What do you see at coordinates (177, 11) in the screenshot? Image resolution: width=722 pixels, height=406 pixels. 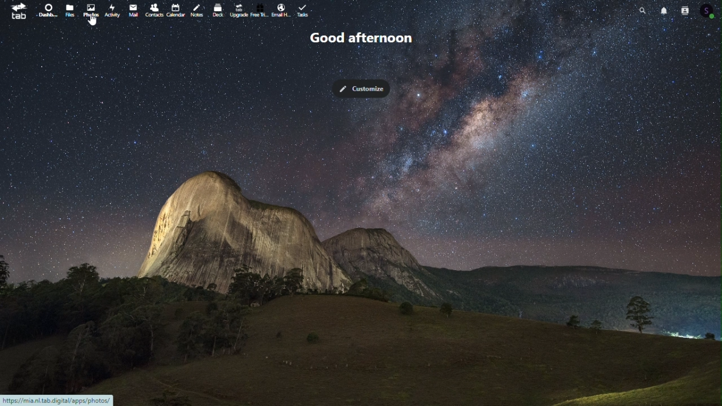 I see `calendar` at bounding box center [177, 11].